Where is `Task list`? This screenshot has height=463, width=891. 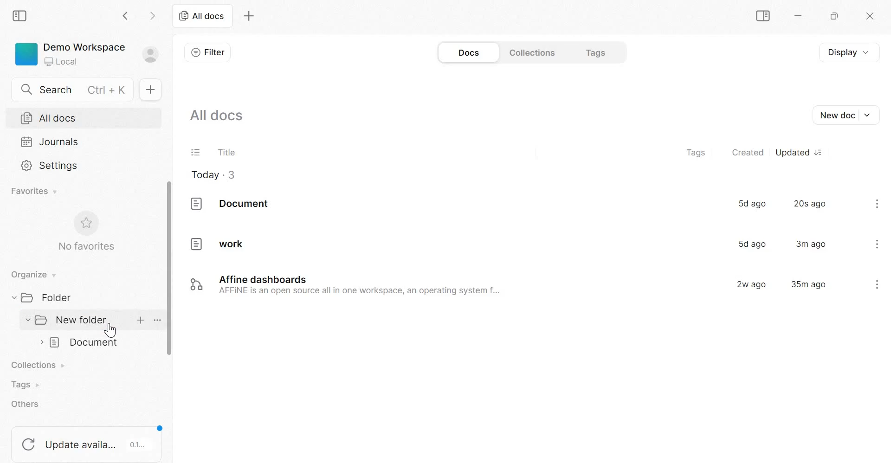
Task list is located at coordinates (195, 151).